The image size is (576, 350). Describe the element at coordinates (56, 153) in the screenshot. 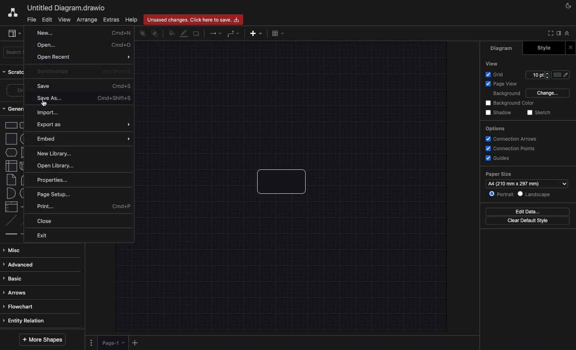

I see `New library ` at that location.